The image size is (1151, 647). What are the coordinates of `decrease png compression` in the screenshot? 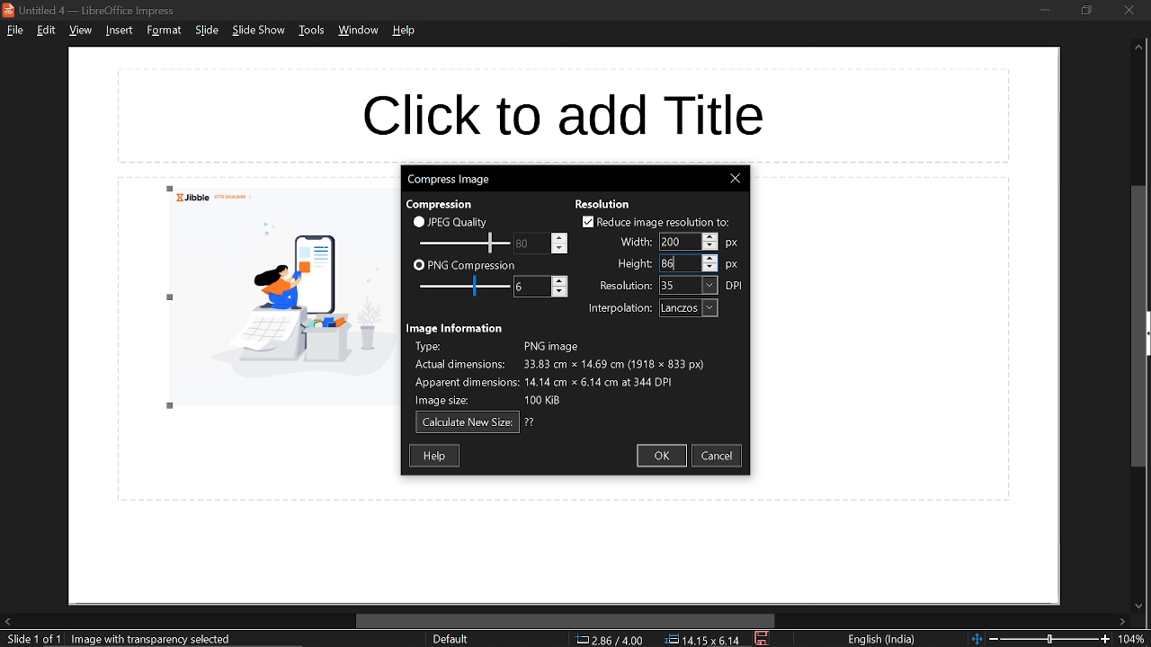 It's located at (559, 293).